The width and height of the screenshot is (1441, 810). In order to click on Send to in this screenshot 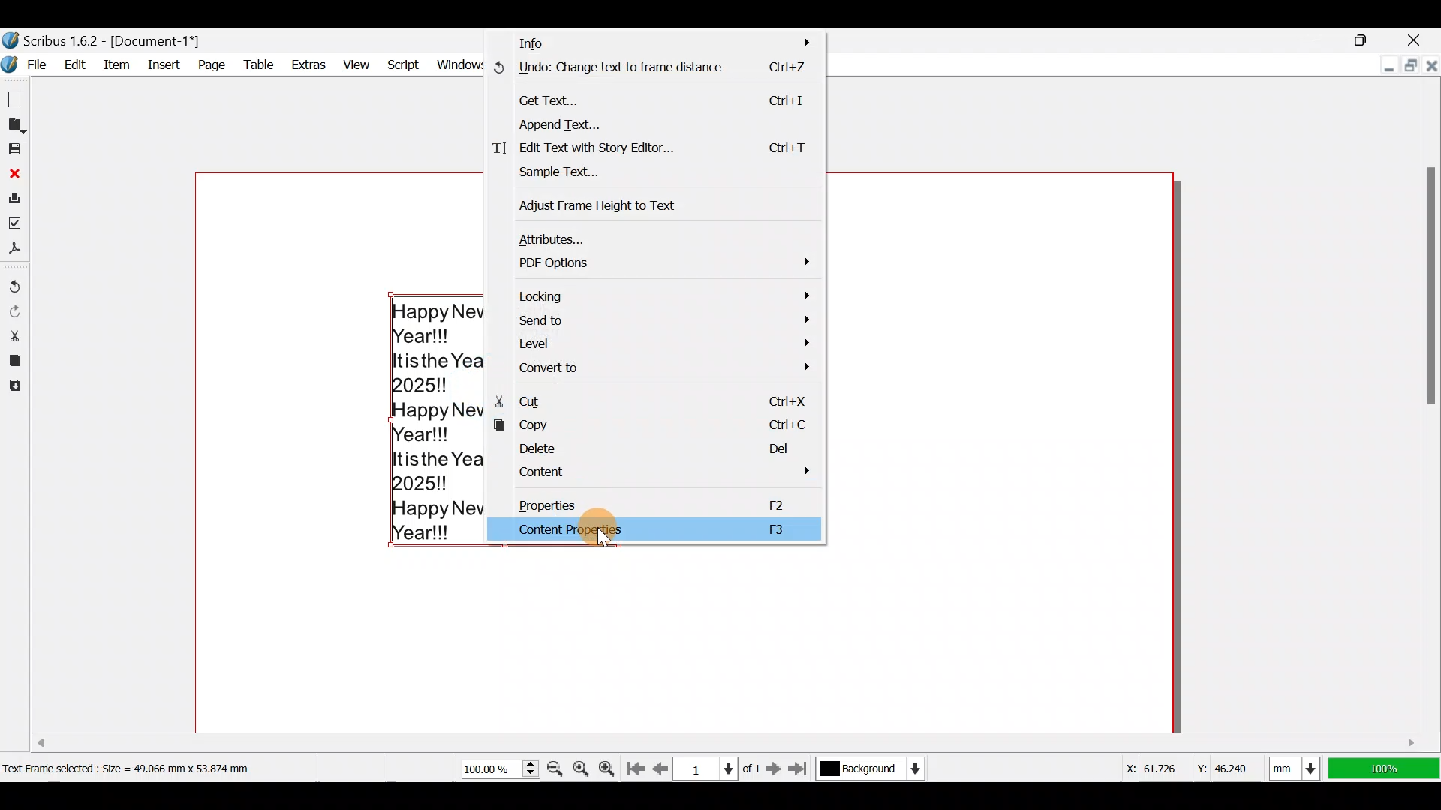, I will do `click(661, 320)`.